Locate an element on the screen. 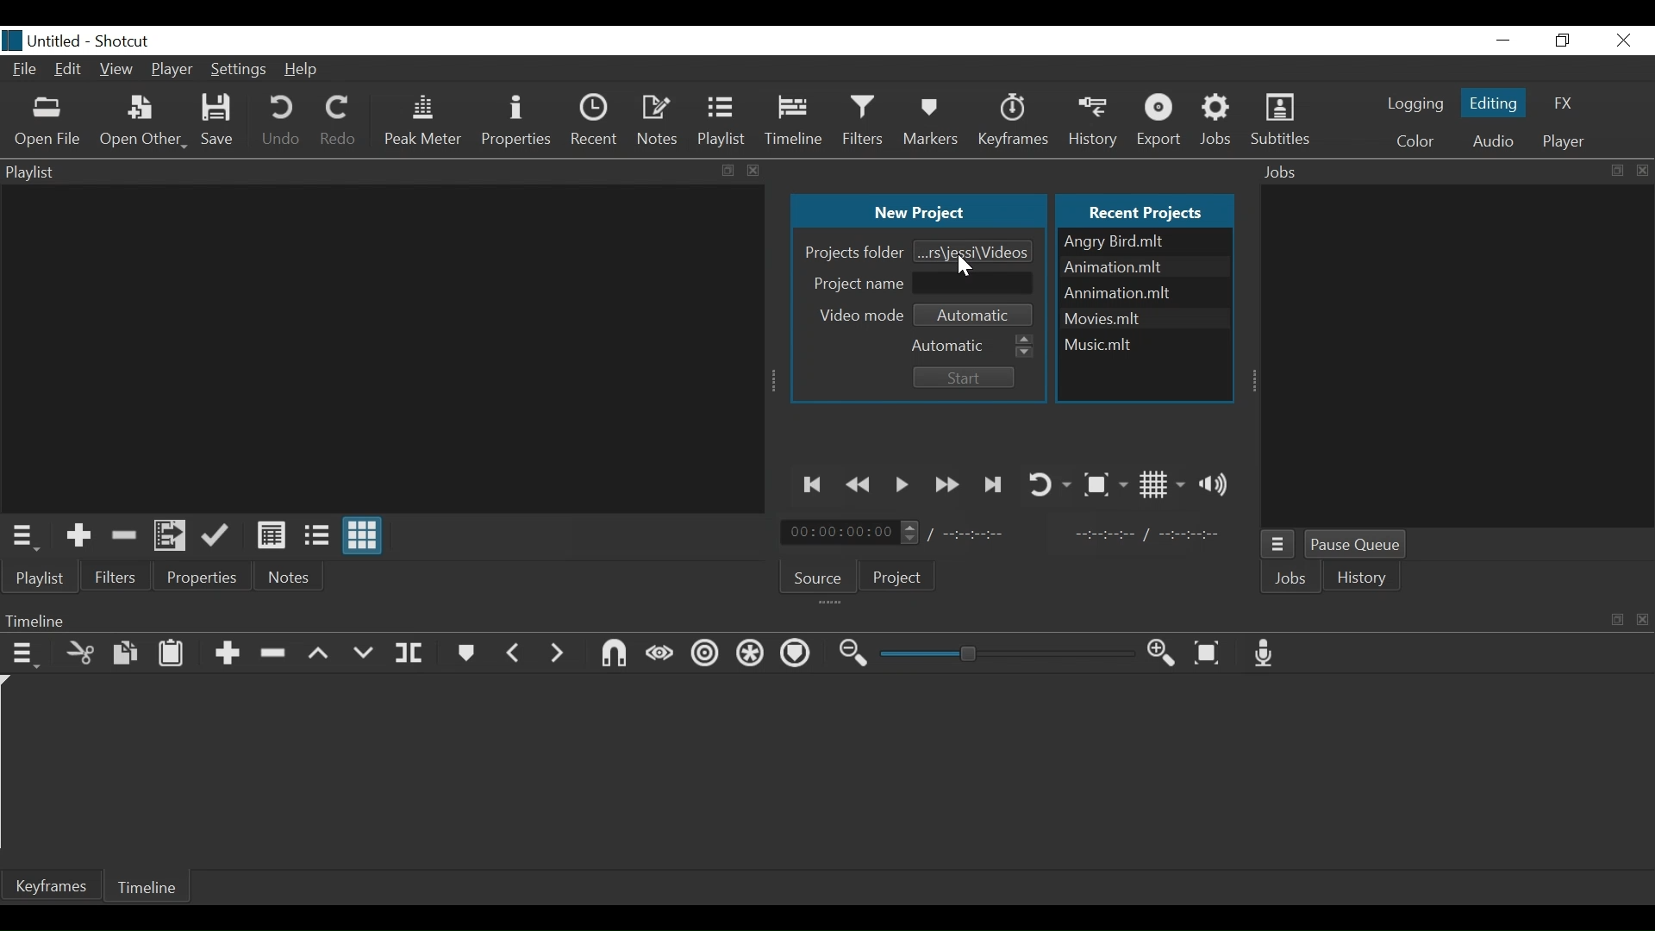 The image size is (1655, 931). Show volume control is located at coordinates (1218, 484).